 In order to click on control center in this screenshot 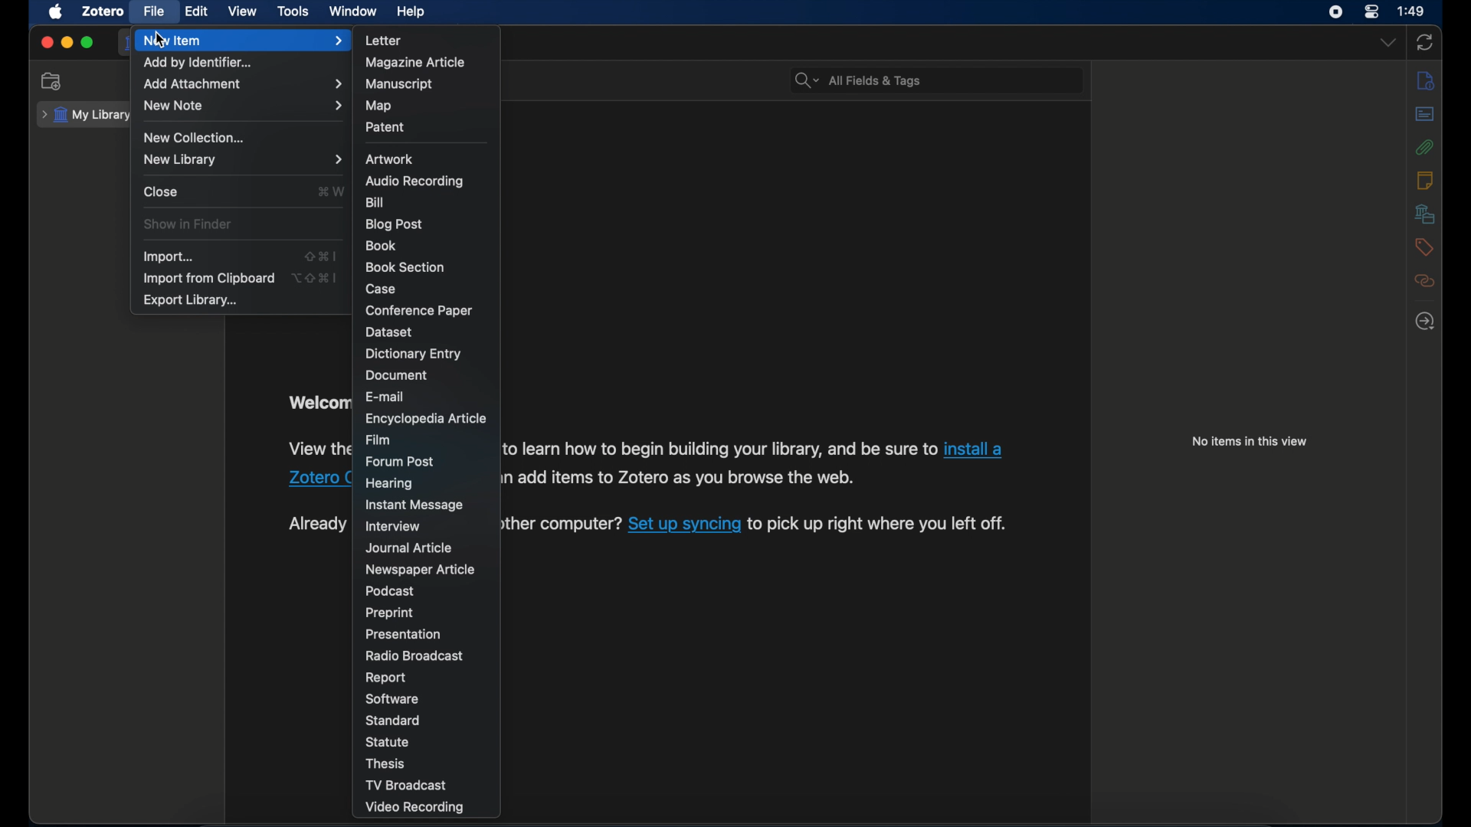, I will do `click(1371, 12)`.